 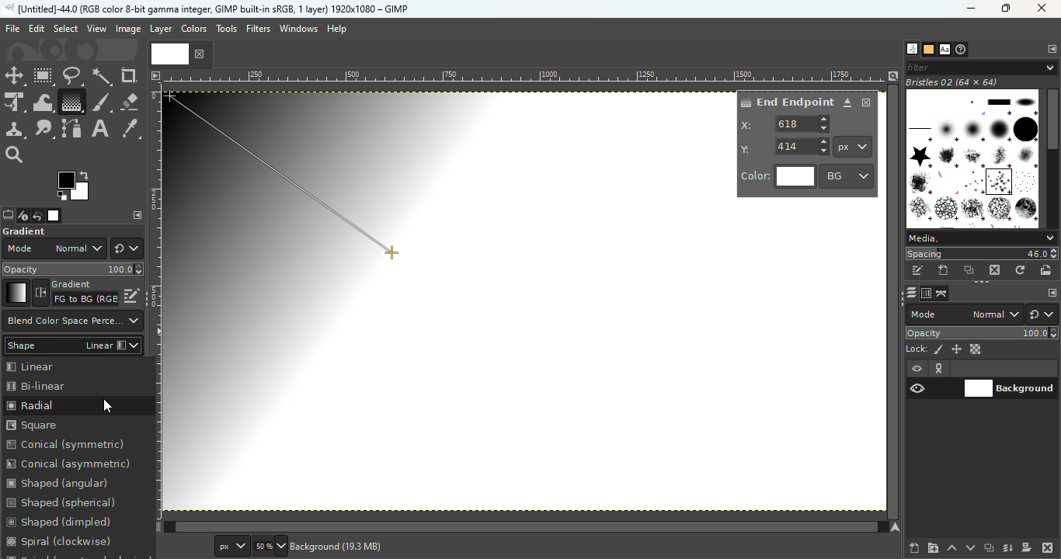 I want to click on File, so click(x=12, y=29).